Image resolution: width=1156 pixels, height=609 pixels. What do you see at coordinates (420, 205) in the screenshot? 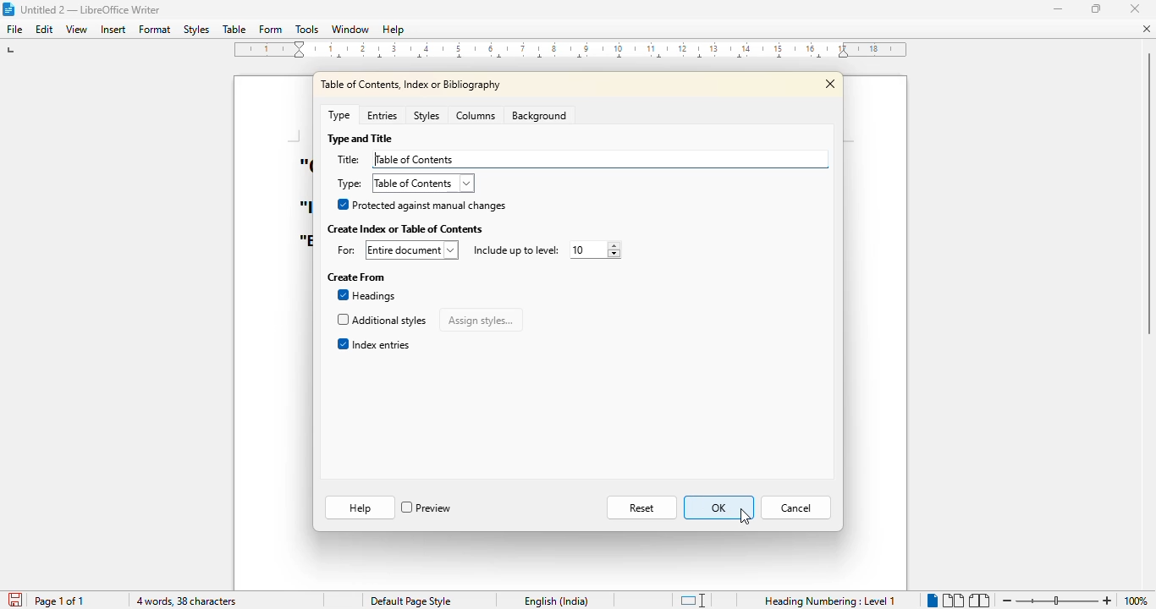
I see `protected against manual changes` at bounding box center [420, 205].